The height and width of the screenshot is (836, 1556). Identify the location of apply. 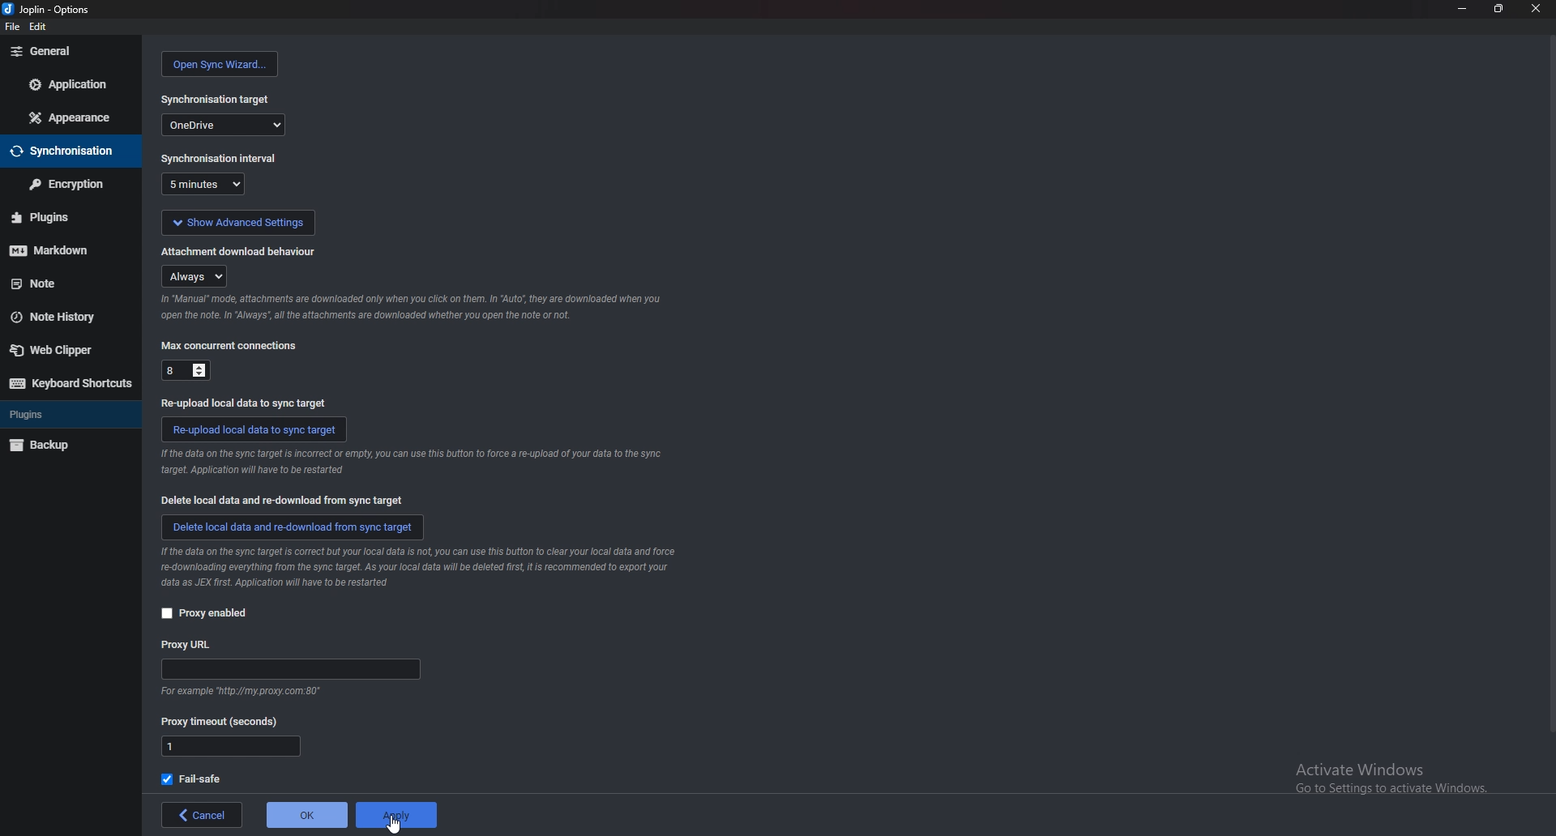
(396, 815).